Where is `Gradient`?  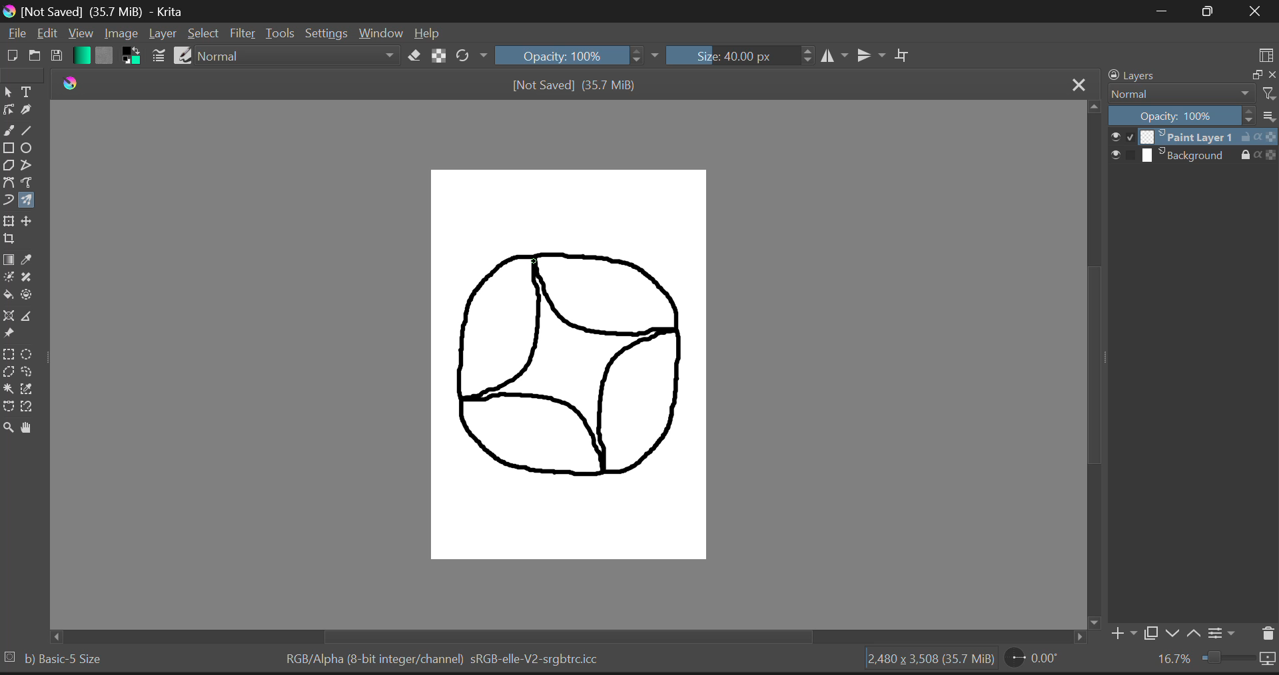
Gradient is located at coordinates (81, 55).